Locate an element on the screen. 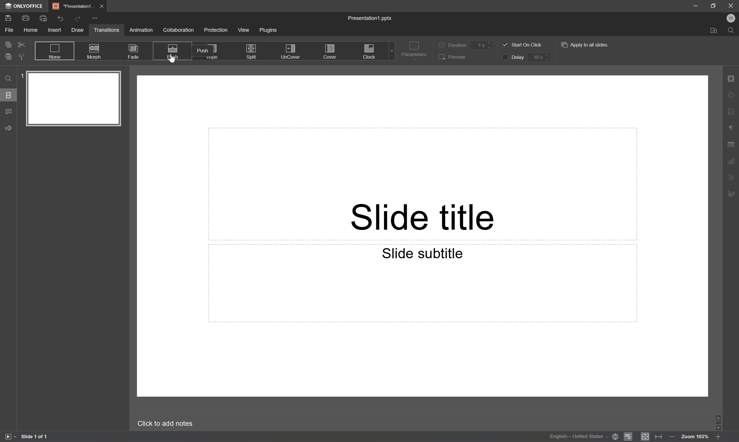  Table settings is located at coordinates (732, 144).